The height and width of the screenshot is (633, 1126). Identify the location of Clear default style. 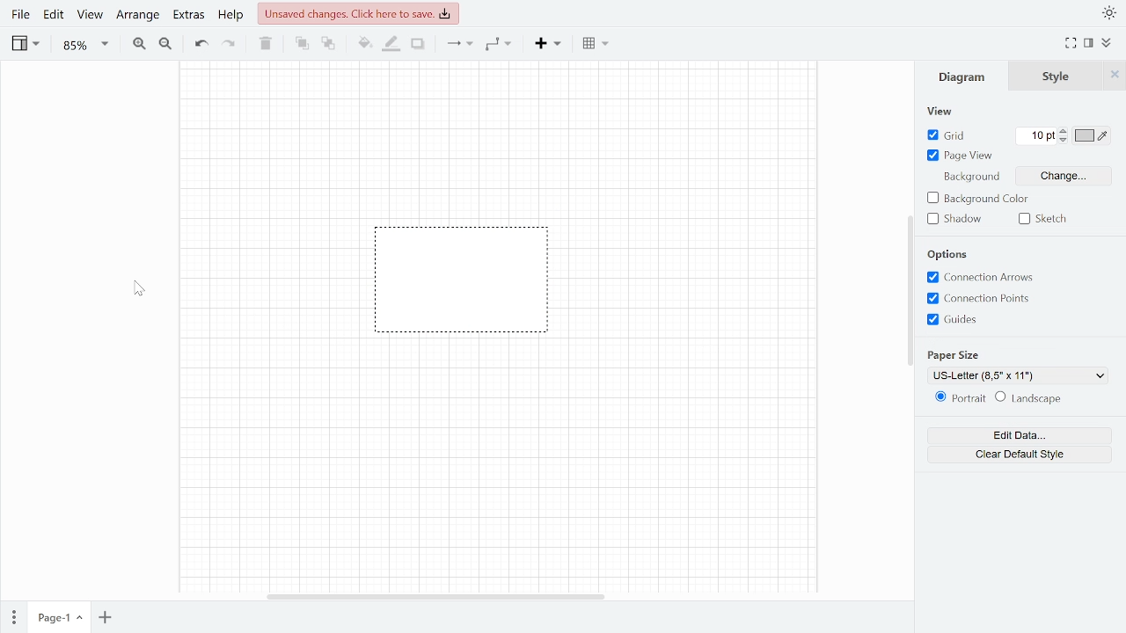
(1015, 454).